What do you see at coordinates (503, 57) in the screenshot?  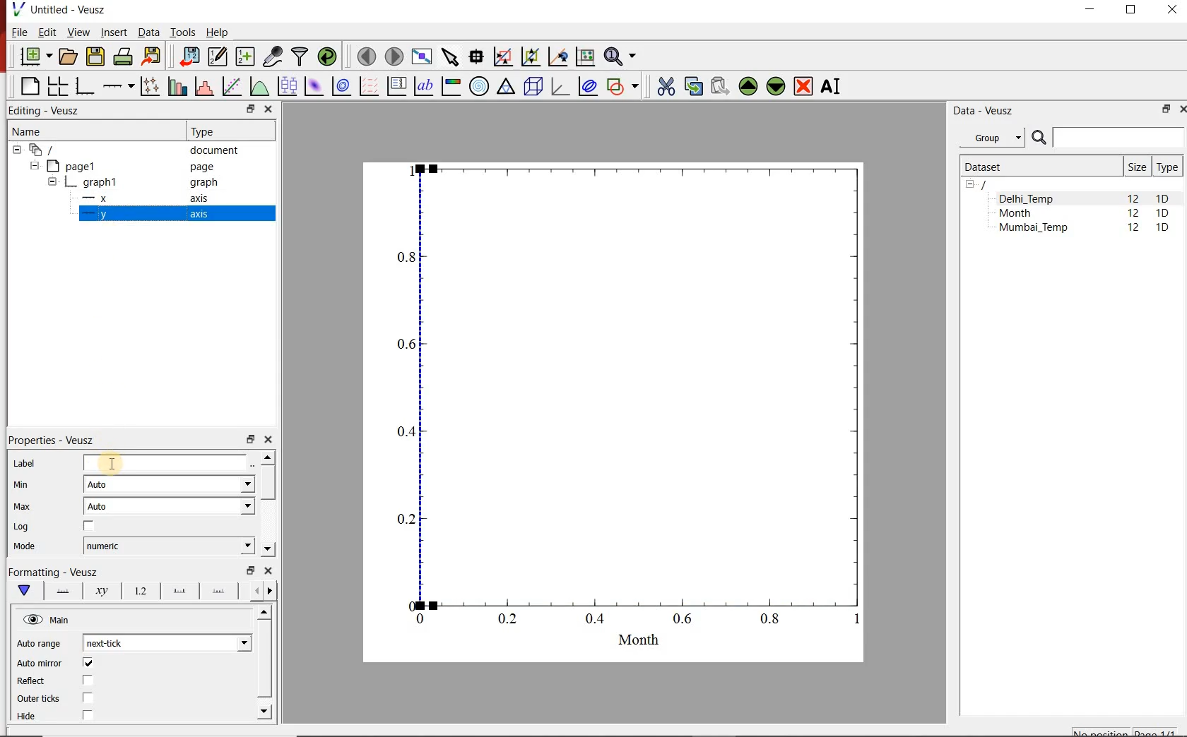 I see `click or draw a rectangle to zoom graph indexes` at bounding box center [503, 57].